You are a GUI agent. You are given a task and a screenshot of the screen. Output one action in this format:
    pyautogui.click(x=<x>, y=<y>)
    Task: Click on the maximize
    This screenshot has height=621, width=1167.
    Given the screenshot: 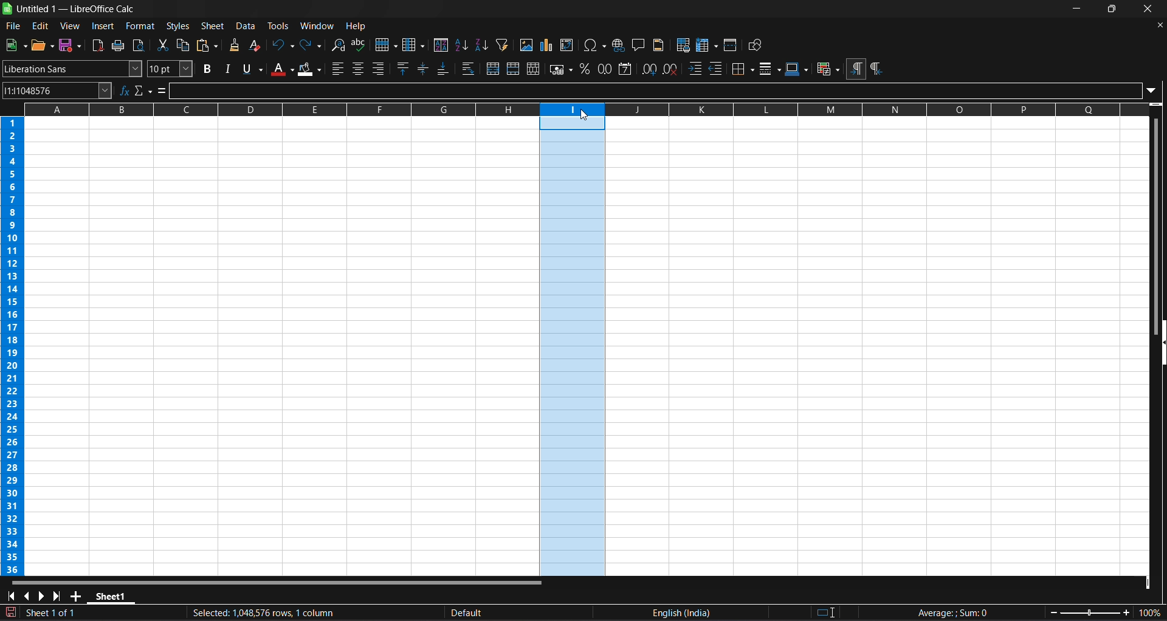 What is the action you would take?
    pyautogui.click(x=1110, y=10)
    